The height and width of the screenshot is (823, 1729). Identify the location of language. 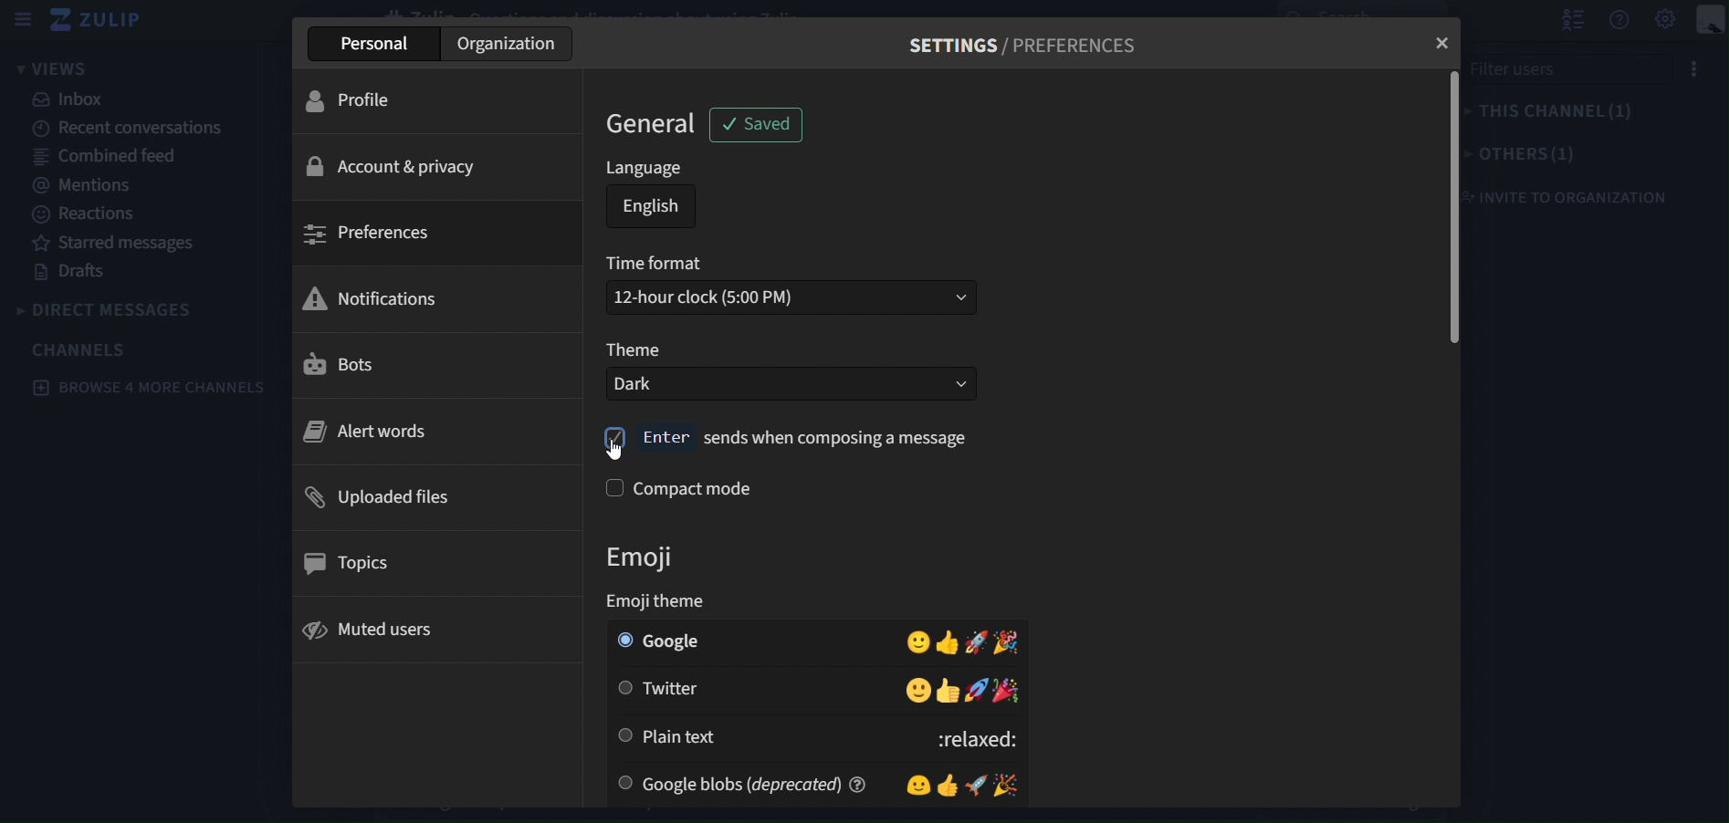
(647, 169).